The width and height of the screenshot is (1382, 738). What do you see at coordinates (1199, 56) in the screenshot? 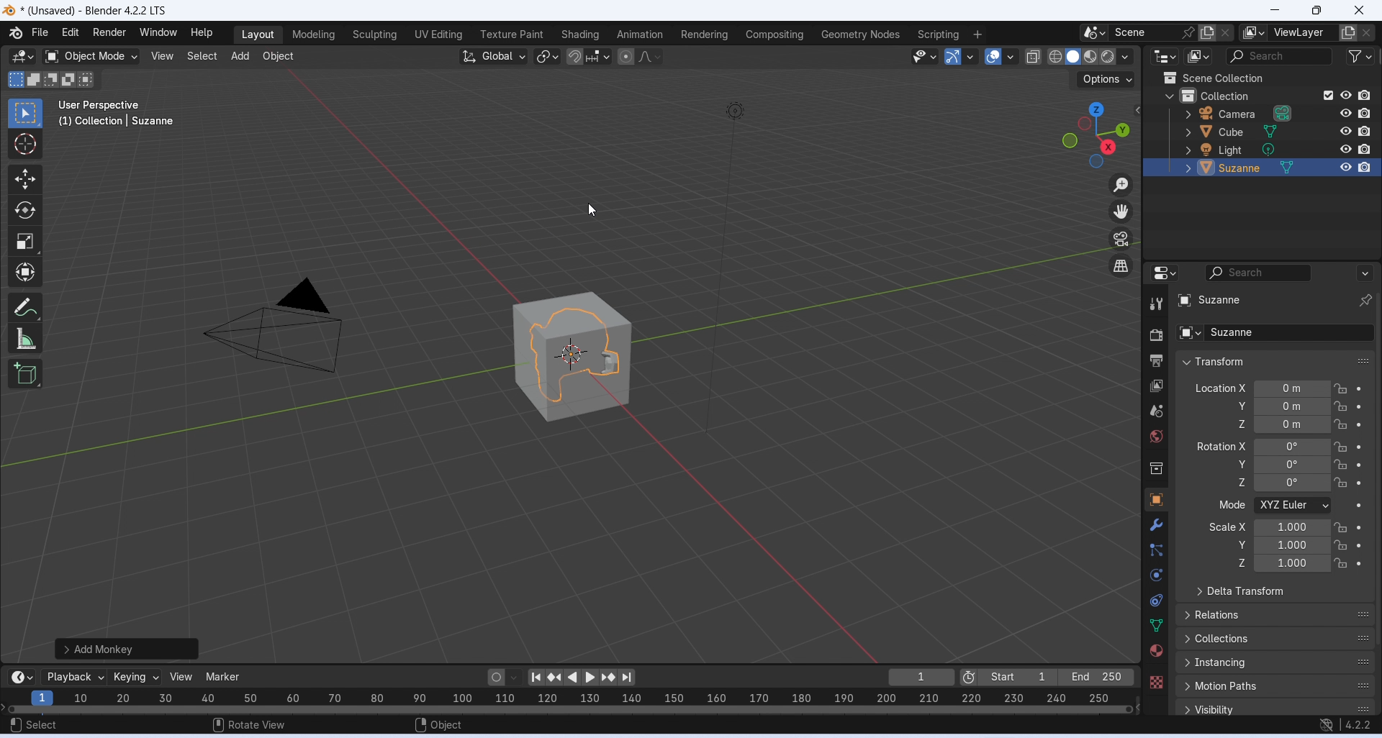
I see `display mode` at bounding box center [1199, 56].